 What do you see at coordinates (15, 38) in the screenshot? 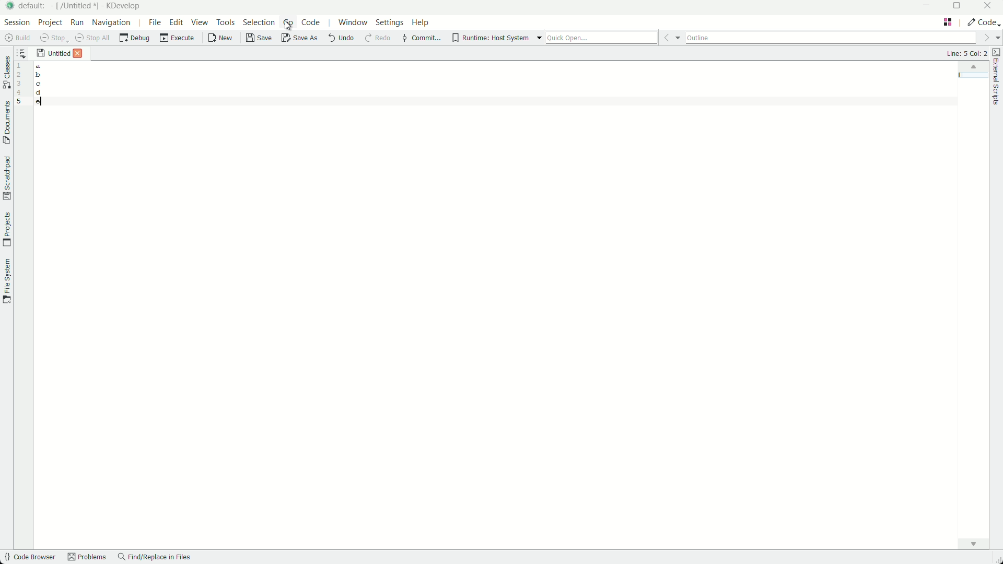
I see `build` at bounding box center [15, 38].